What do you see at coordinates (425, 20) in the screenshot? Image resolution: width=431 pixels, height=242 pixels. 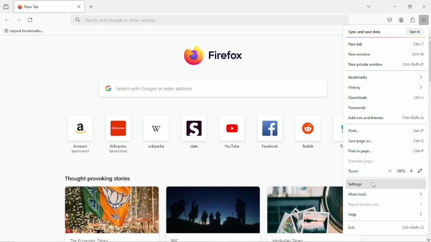 I see `open application menu` at bounding box center [425, 20].